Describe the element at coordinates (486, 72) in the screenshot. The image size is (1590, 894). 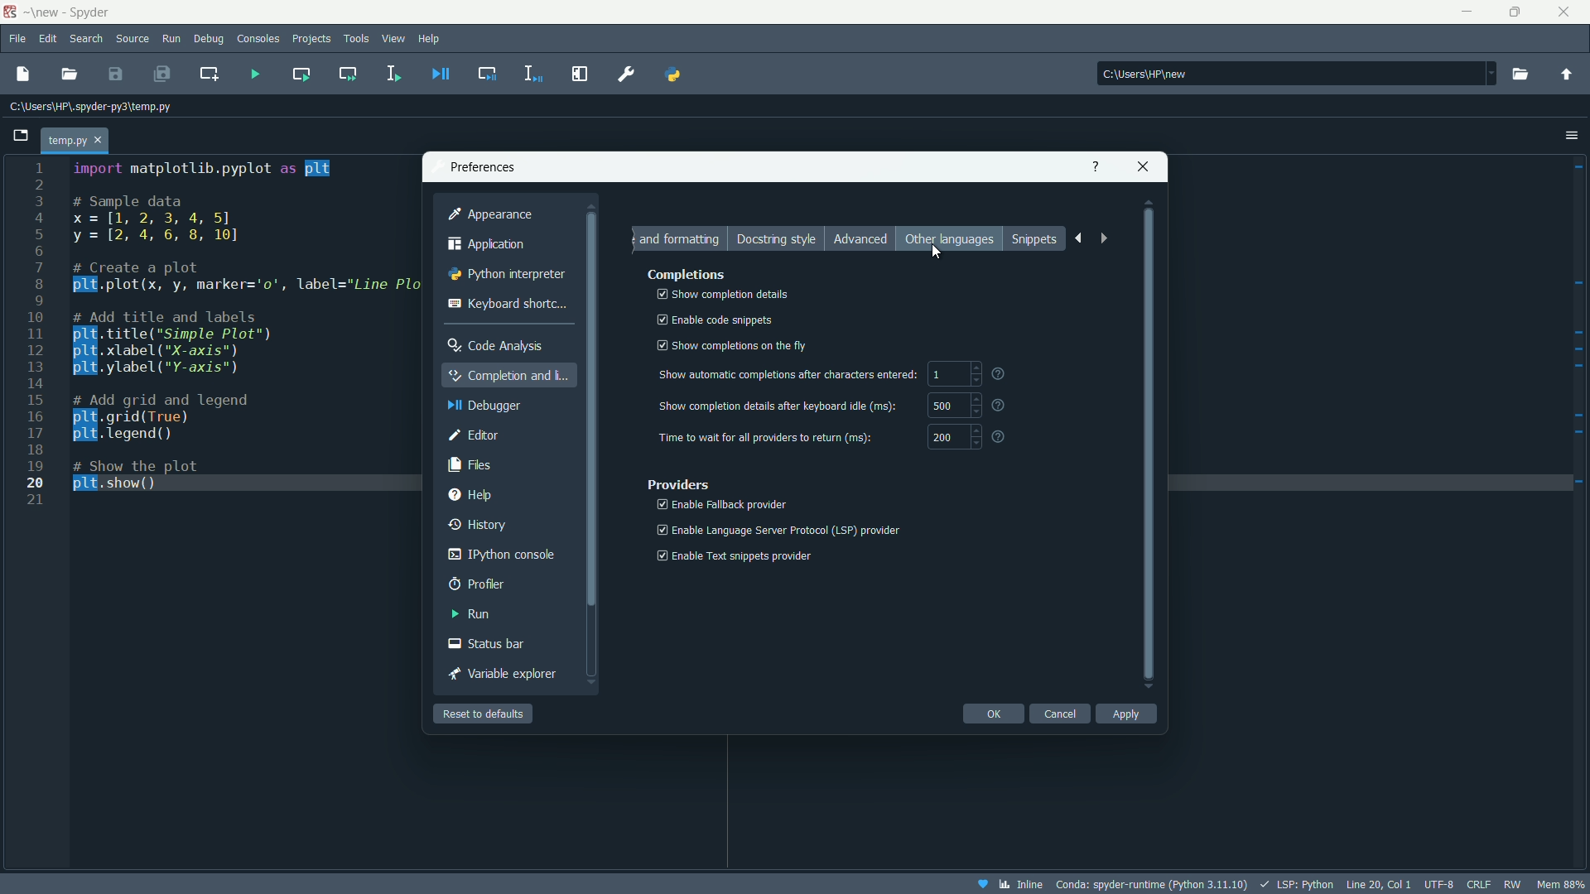
I see `debug cell` at that location.